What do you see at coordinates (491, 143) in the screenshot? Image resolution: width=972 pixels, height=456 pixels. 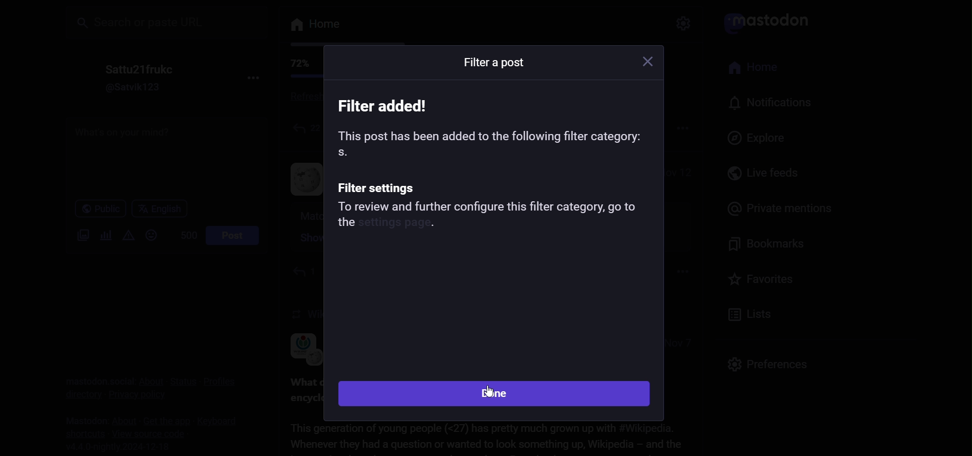 I see `This post has been added to the following filter category:
S` at bounding box center [491, 143].